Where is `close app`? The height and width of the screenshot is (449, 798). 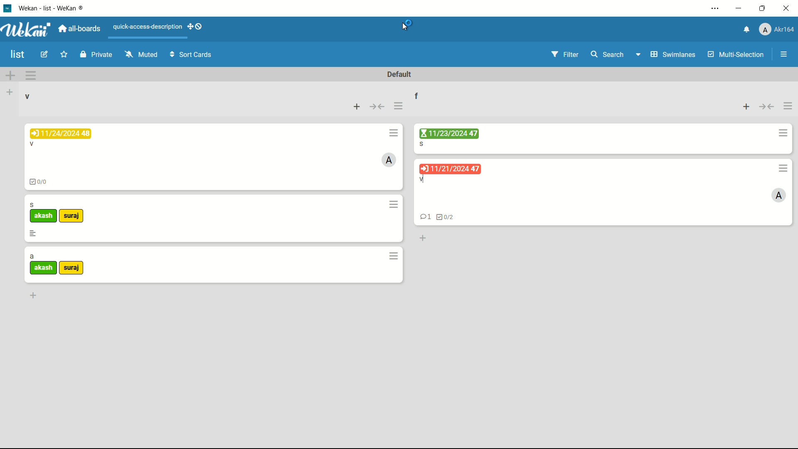 close app is located at coordinates (786, 9).